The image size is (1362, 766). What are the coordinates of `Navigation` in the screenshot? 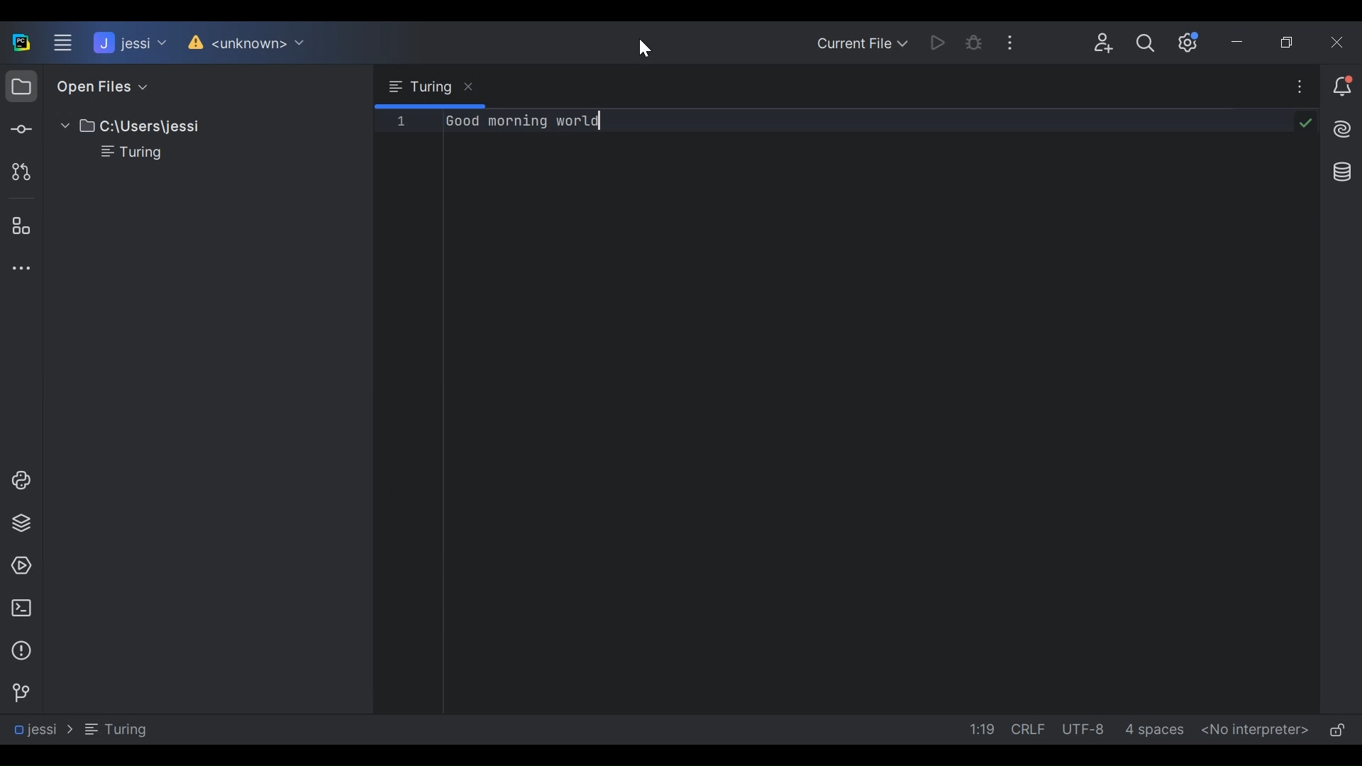 It's located at (78, 729).